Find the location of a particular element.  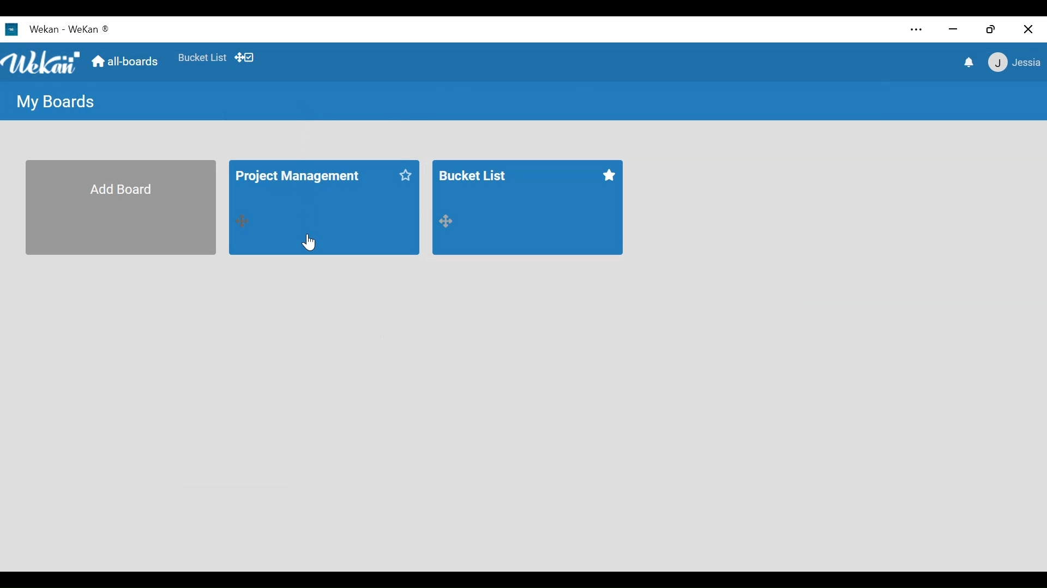

Show/Hide desktop drag handle is located at coordinates (244, 58).